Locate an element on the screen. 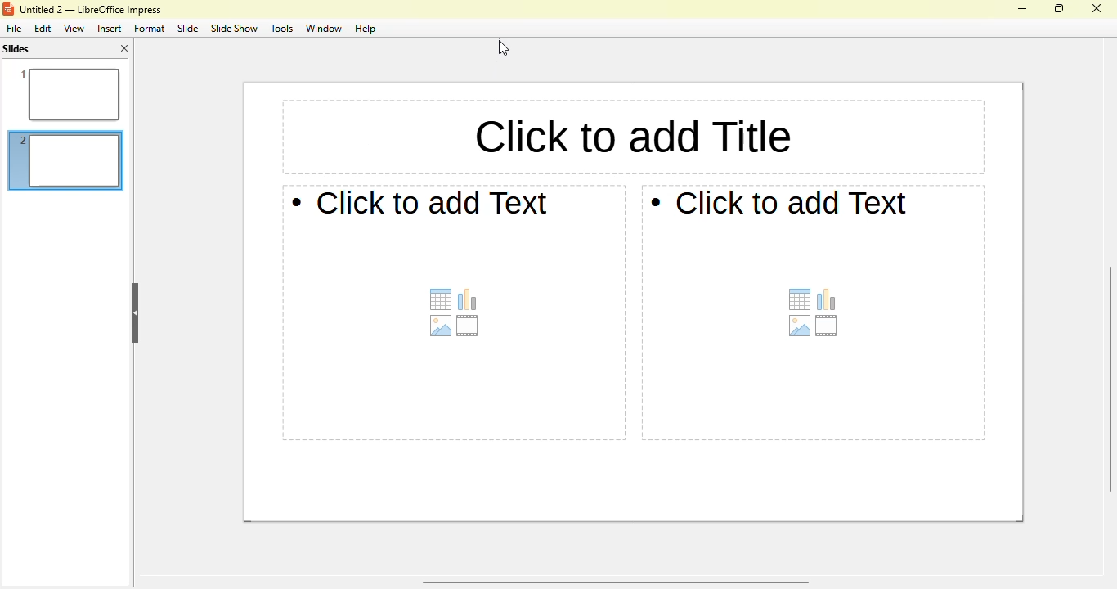 The width and height of the screenshot is (1117, 589). insert image is located at coordinates (440, 326).